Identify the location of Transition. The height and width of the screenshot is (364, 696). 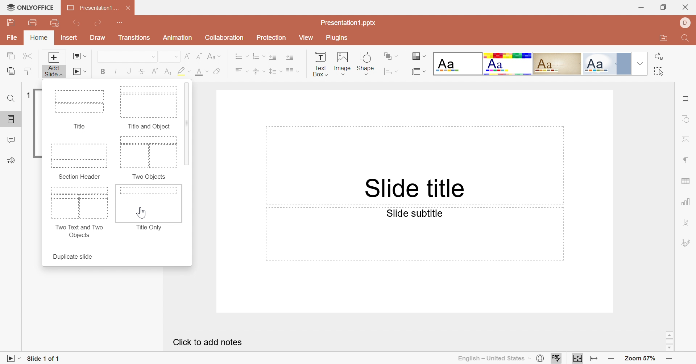
(134, 37).